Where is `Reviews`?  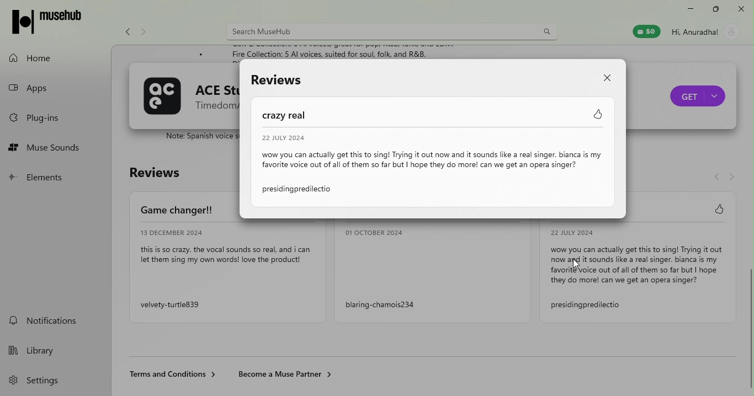 Reviews is located at coordinates (164, 173).